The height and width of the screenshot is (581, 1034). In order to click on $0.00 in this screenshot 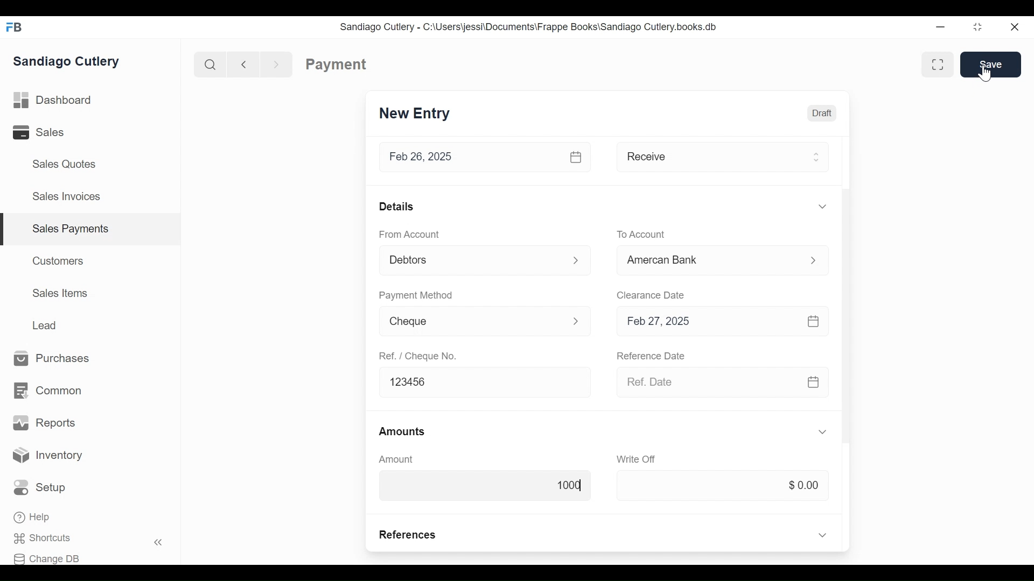, I will do `click(722, 486)`.